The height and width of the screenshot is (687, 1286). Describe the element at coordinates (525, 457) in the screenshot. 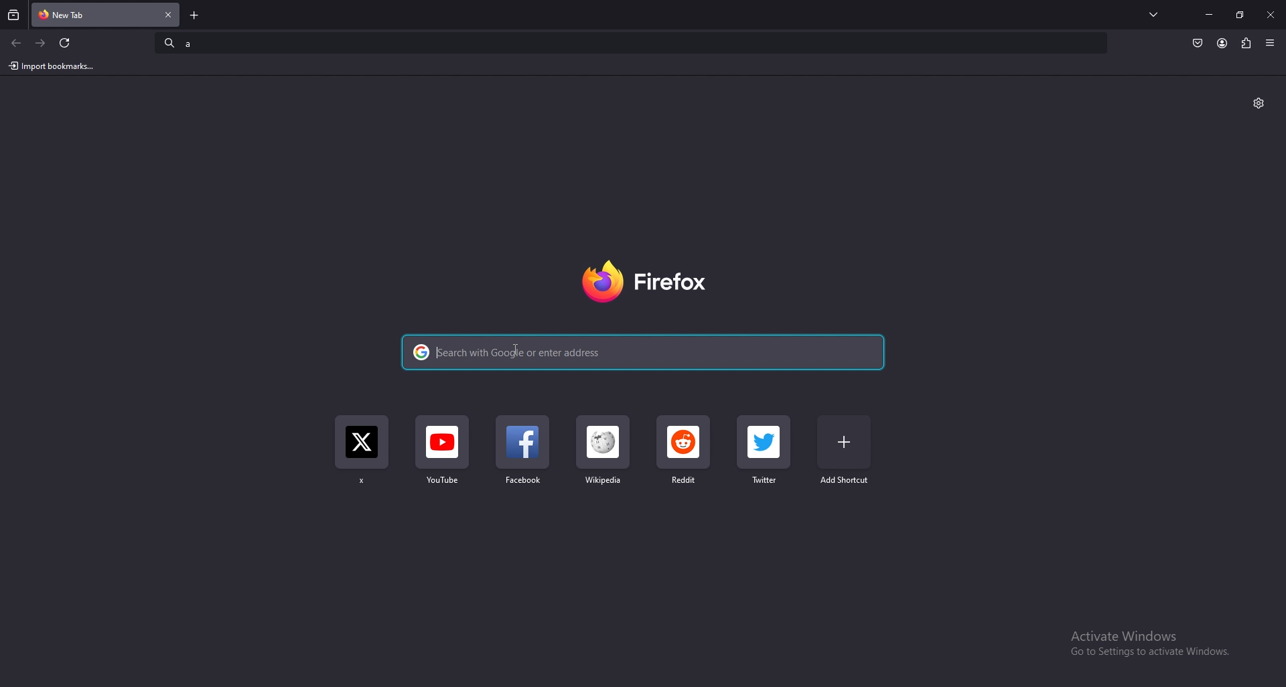

I see `facebook` at that location.